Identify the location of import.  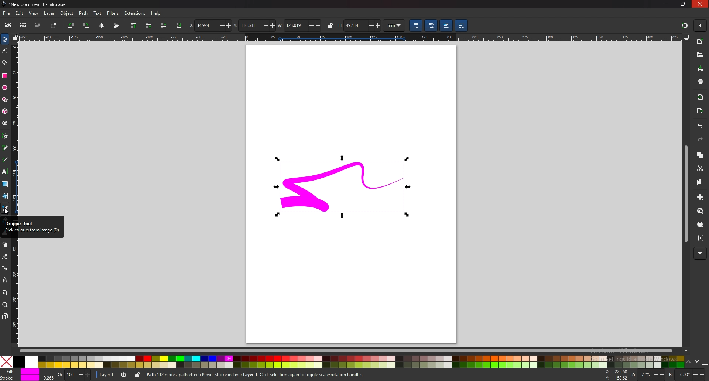
(699, 97).